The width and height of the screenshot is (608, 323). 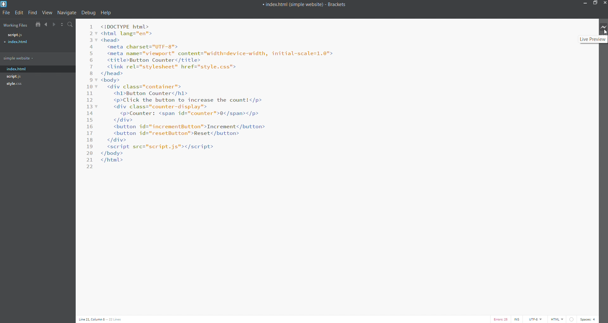 I want to click on encoding type, so click(x=536, y=319).